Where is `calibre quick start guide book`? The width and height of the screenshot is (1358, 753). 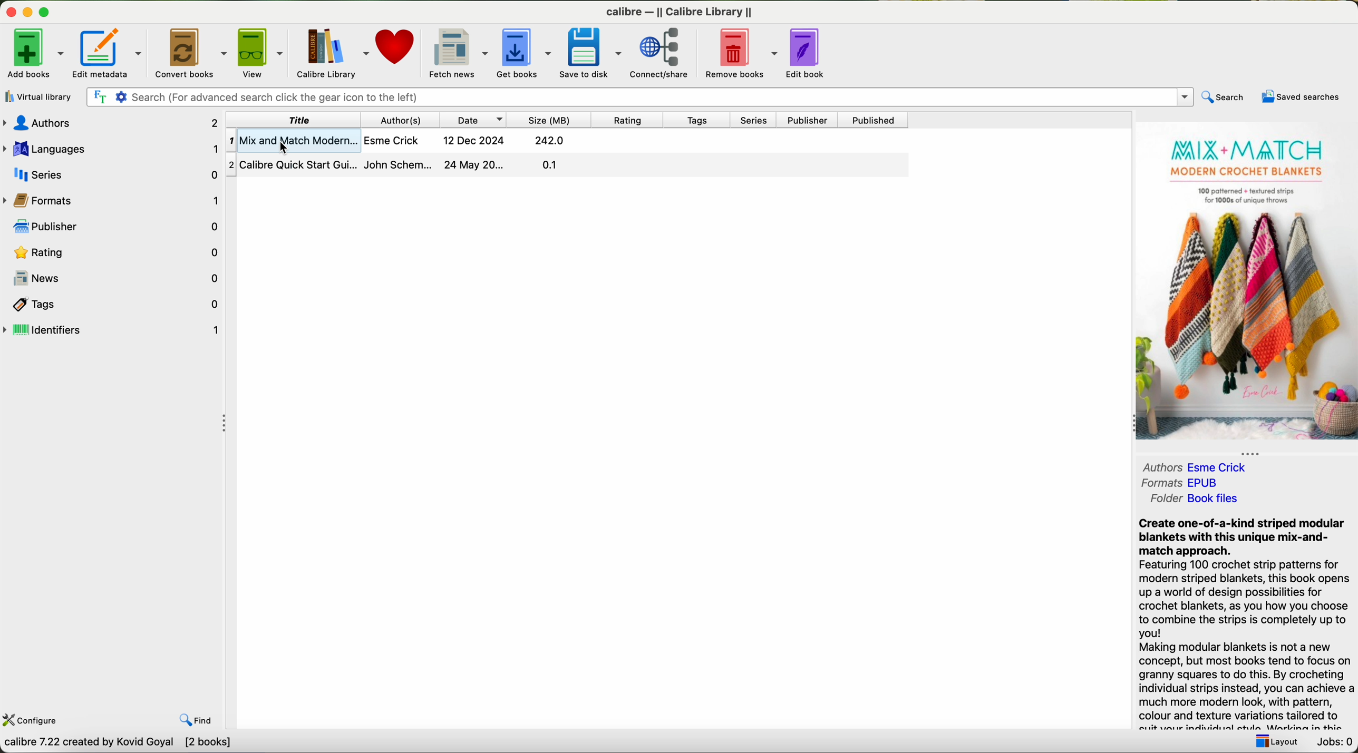
calibre quick start guide book is located at coordinates (567, 163).